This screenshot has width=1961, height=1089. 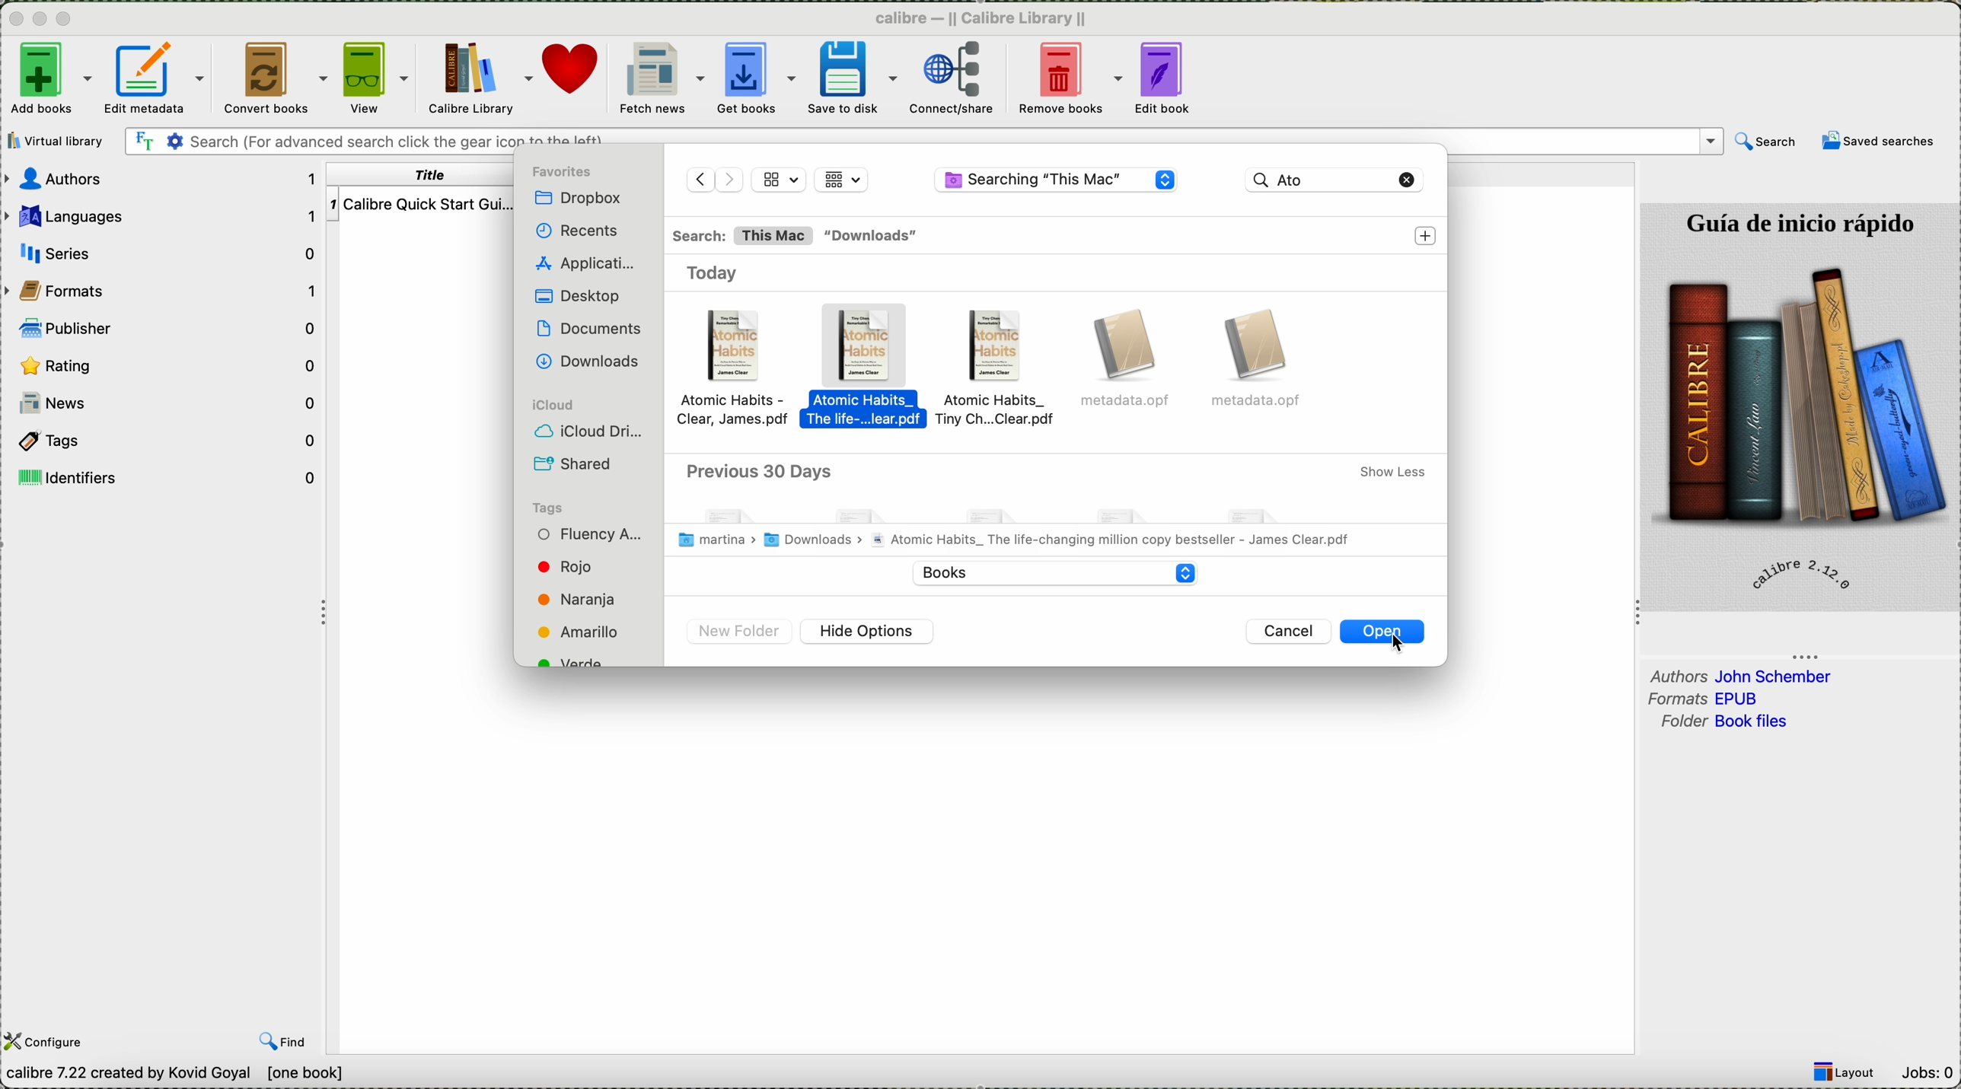 What do you see at coordinates (874, 237) in the screenshot?
I see `downloads` at bounding box center [874, 237].